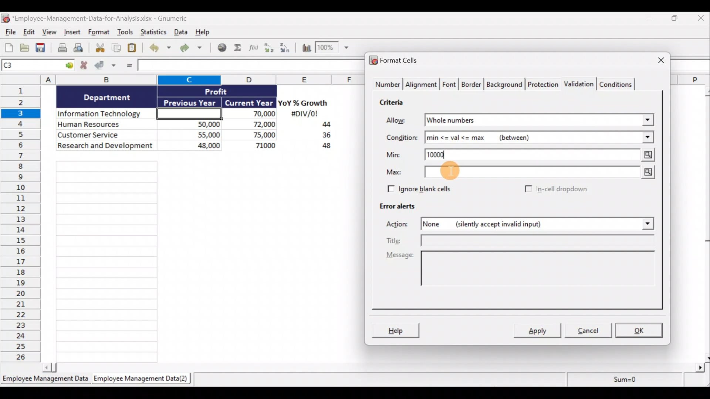 The image size is (710, 399). What do you see at coordinates (618, 84) in the screenshot?
I see `Conditions` at bounding box center [618, 84].